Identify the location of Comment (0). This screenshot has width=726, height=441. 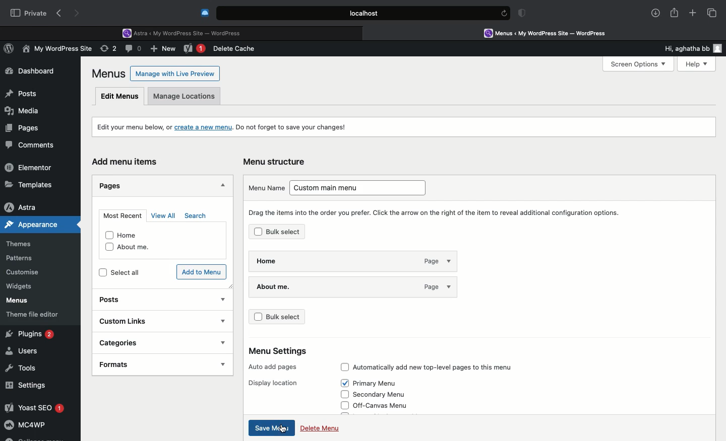
(135, 48).